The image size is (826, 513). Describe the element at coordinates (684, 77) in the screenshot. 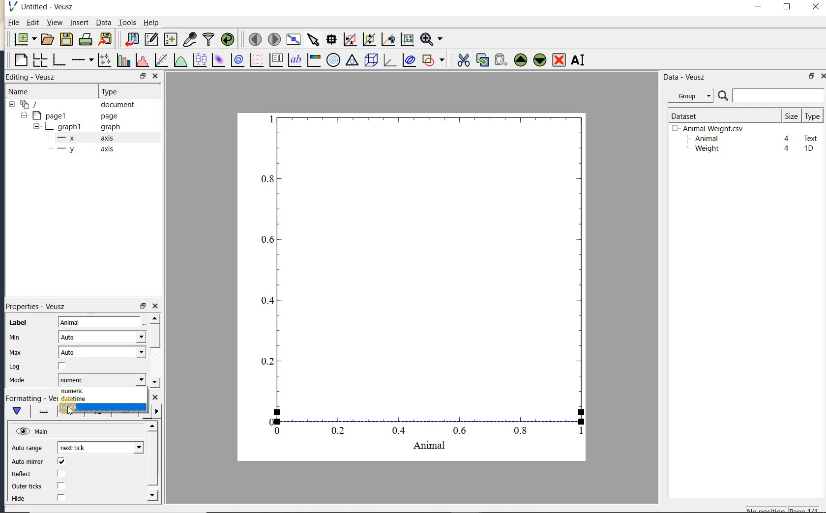

I see `Data-Veusz` at that location.